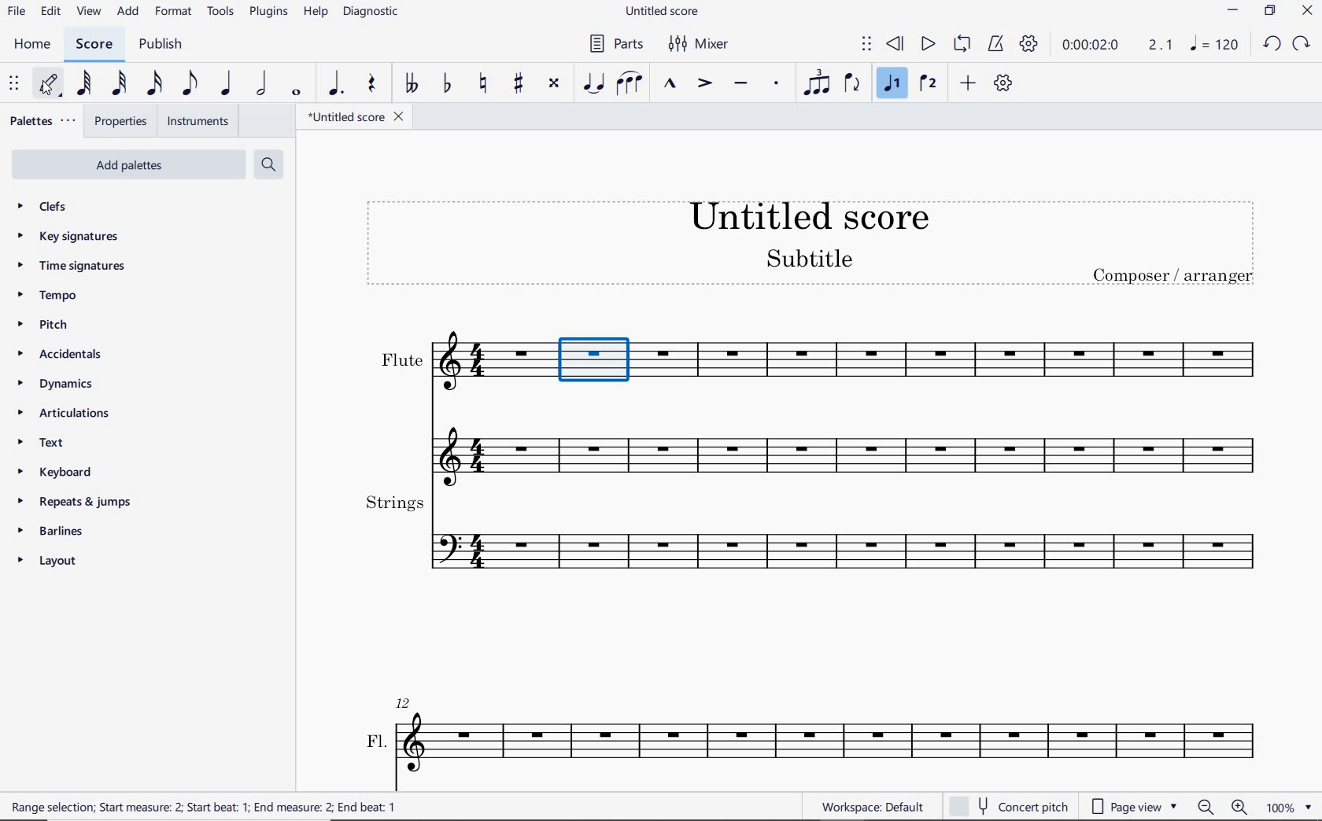 The height and width of the screenshot is (821, 1322). I want to click on accidentals, so click(64, 354).